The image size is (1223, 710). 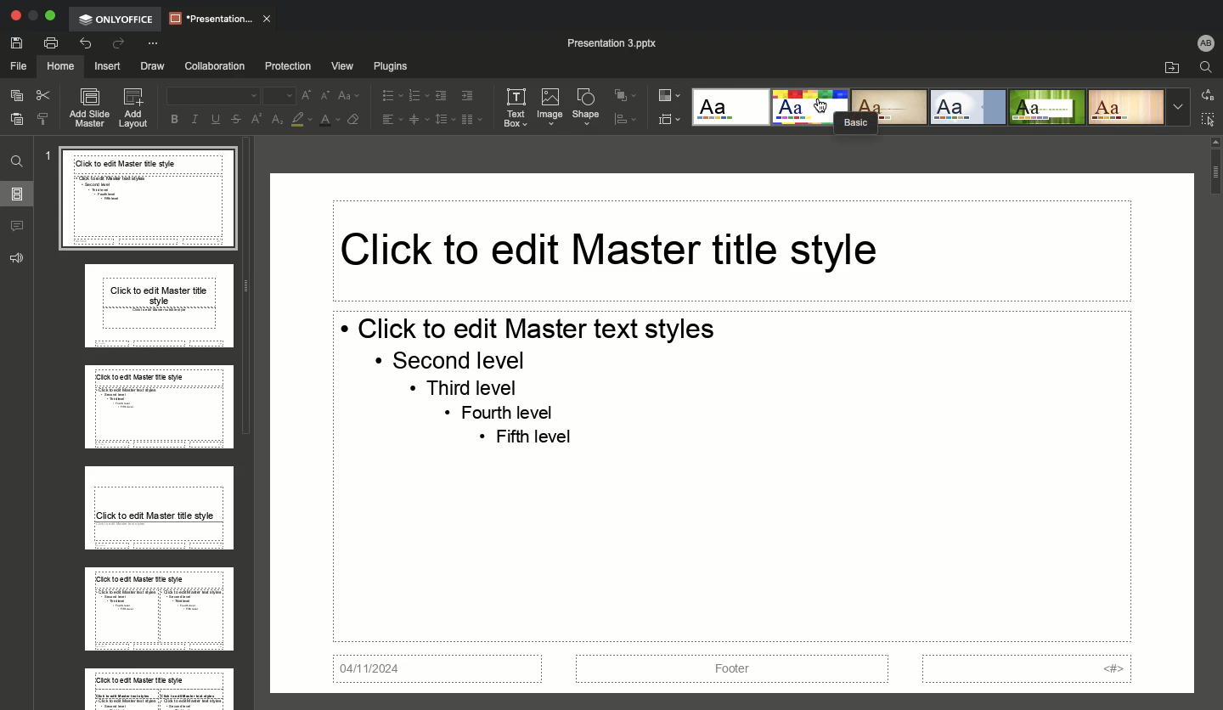 I want to click on Restore, so click(x=32, y=17).